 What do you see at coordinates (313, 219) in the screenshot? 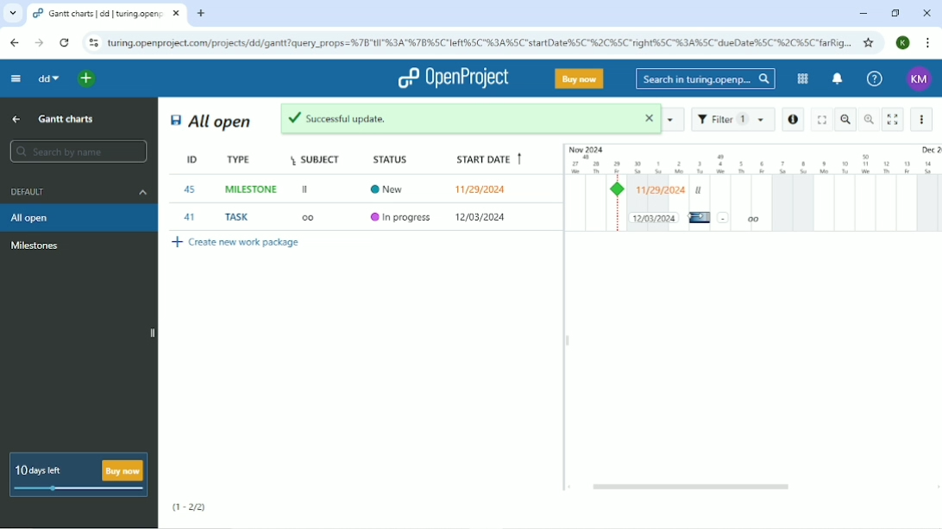
I see `OO` at bounding box center [313, 219].